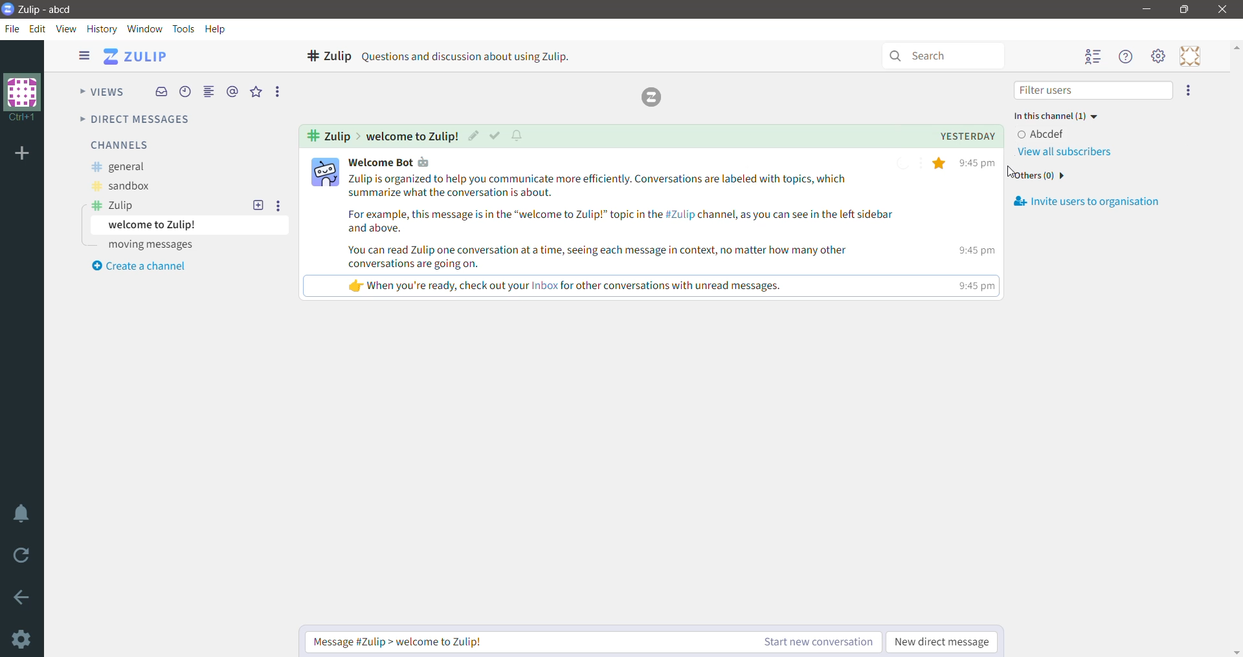 This screenshot has height=657, width=1243. What do you see at coordinates (324, 171) in the screenshot?
I see `Profile pic` at bounding box center [324, 171].